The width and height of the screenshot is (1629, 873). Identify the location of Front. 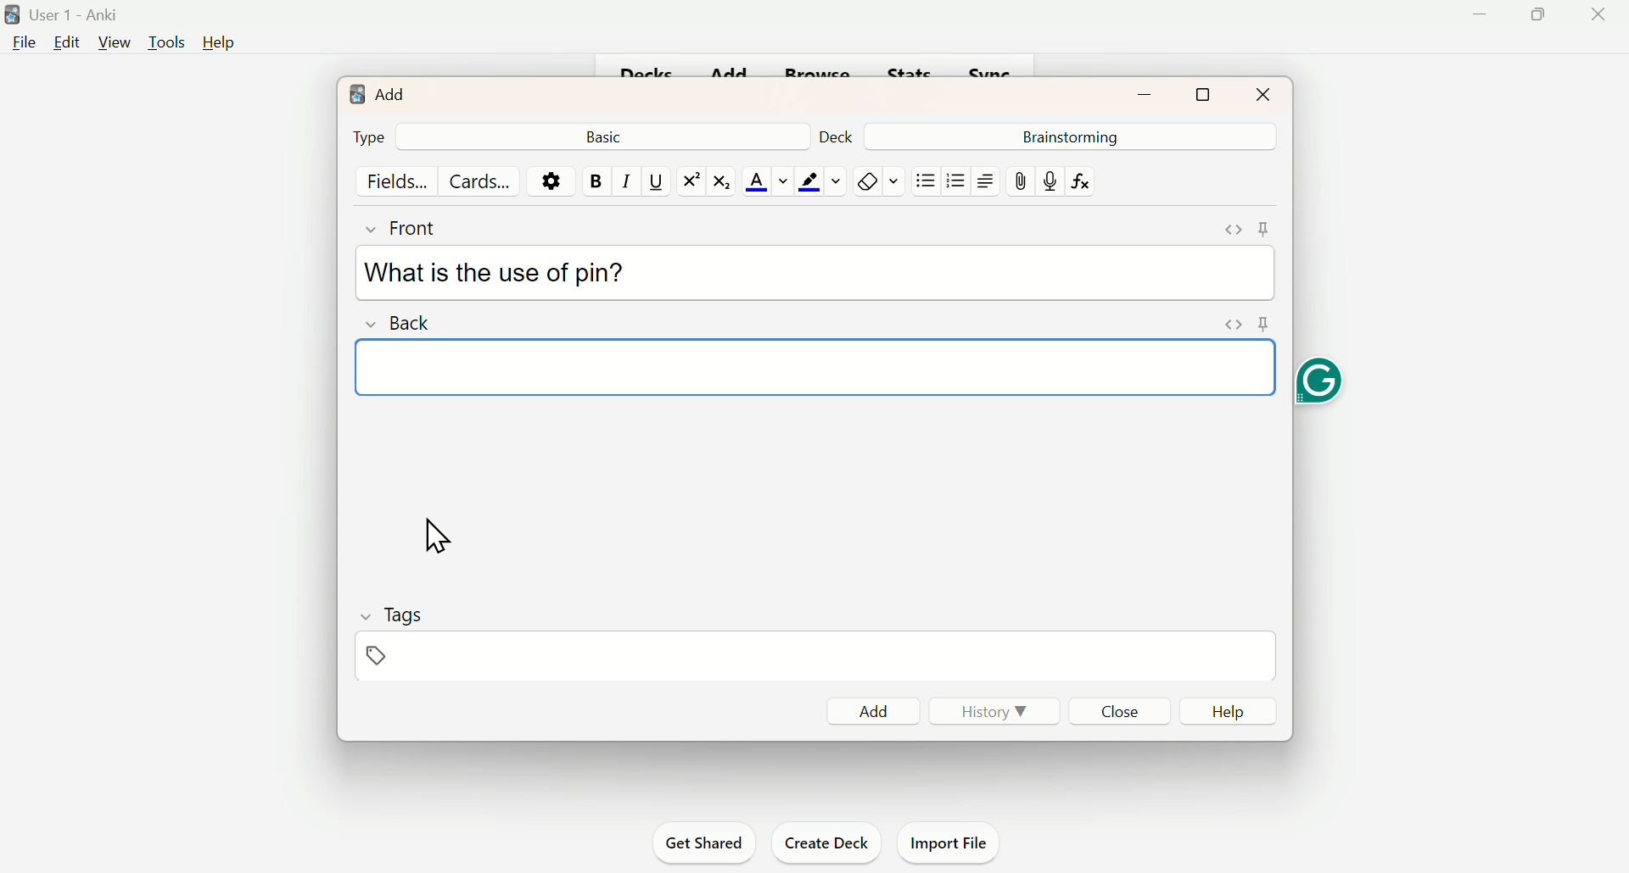
(418, 225).